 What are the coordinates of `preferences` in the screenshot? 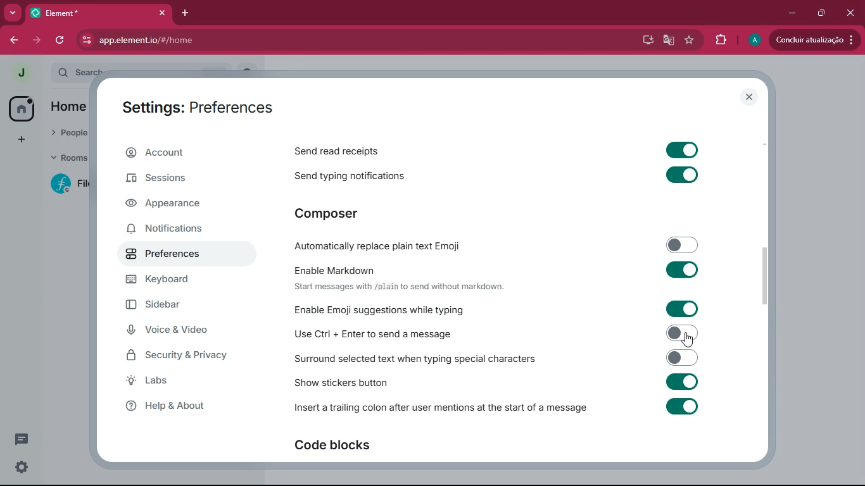 It's located at (174, 257).